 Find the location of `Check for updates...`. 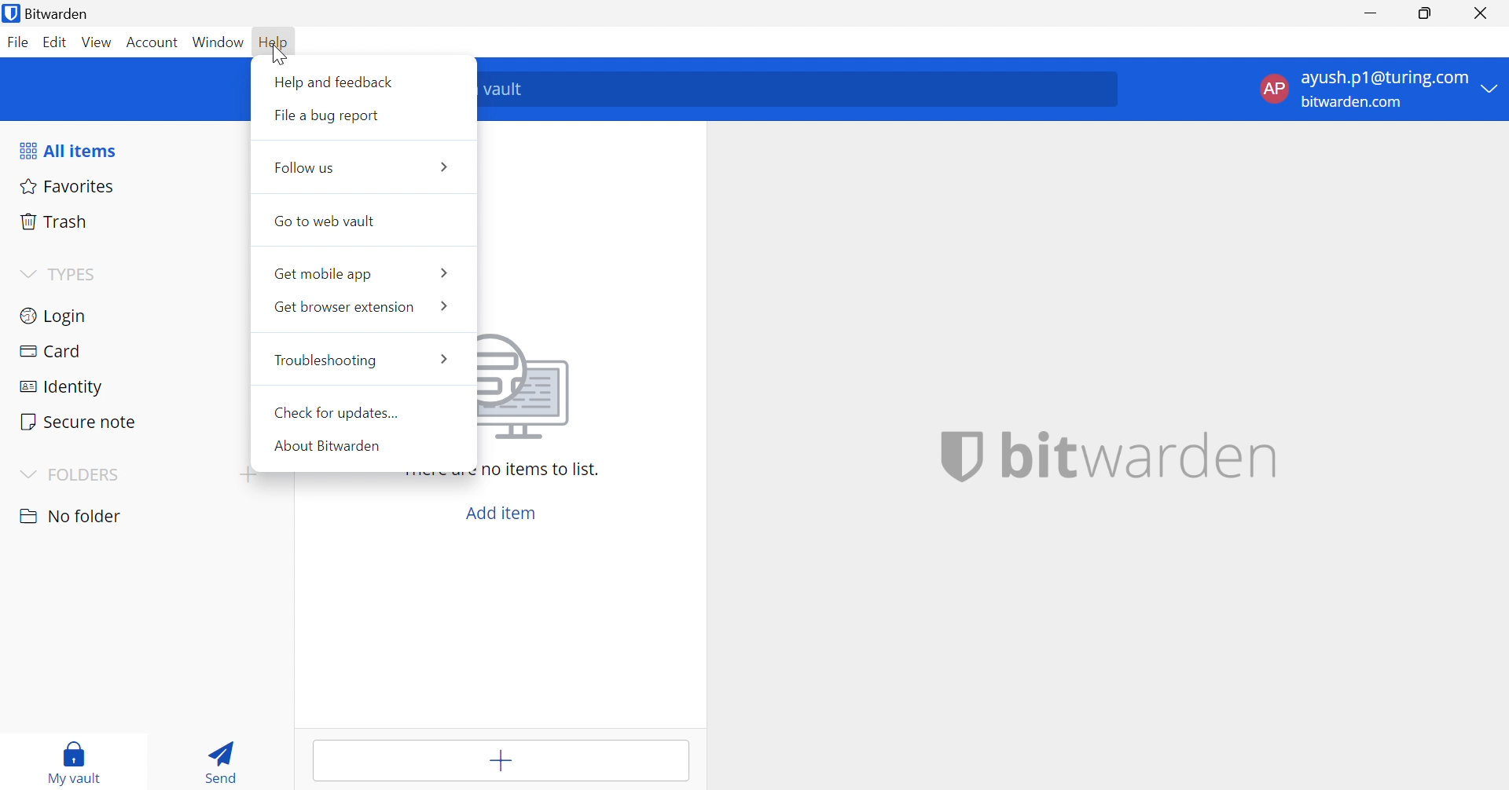

Check for updates... is located at coordinates (337, 413).